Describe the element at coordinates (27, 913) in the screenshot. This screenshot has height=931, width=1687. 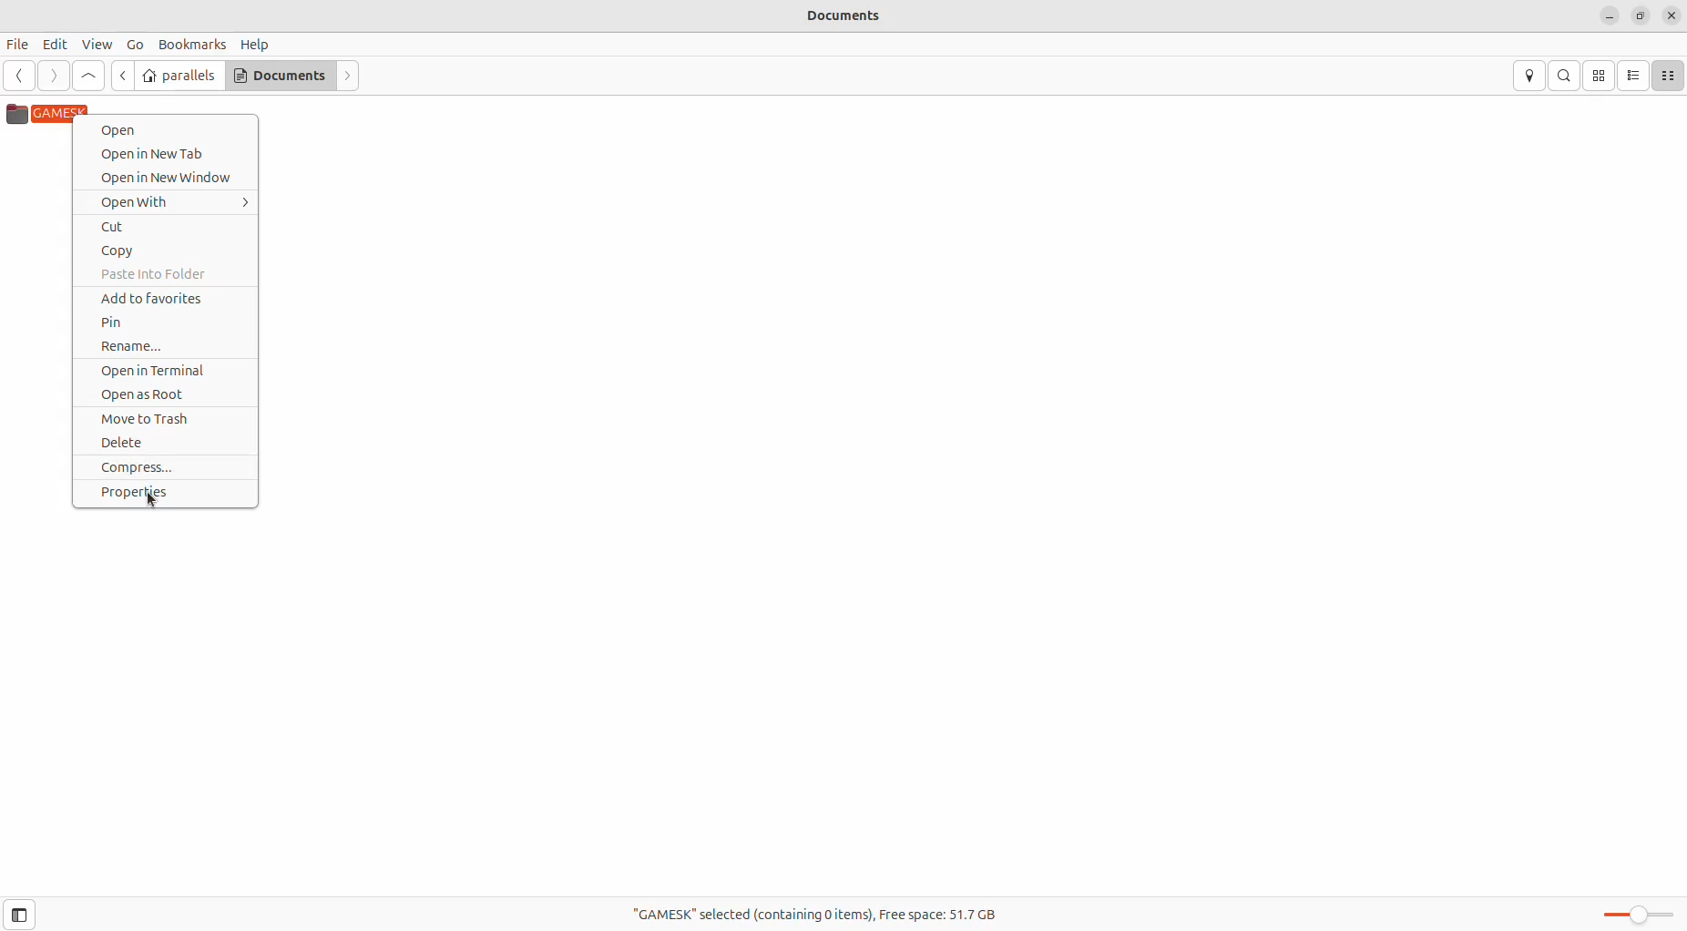
I see `toggle sidebar` at that location.